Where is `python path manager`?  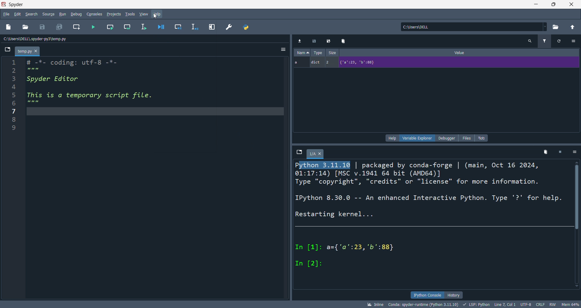 python path manager is located at coordinates (246, 27).